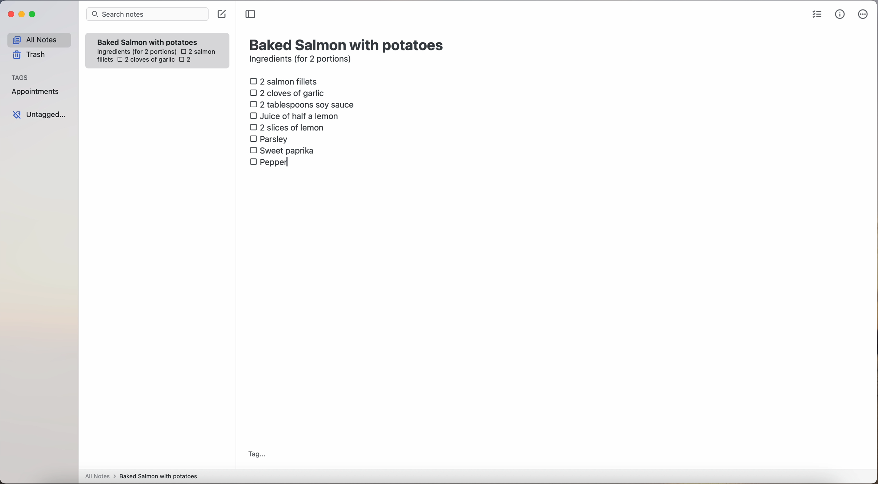 The width and height of the screenshot is (878, 484). What do you see at coordinates (141, 476) in the screenshot?
I see `all notes > baked Salmon with potatoes` at bounding box center [141, 476].